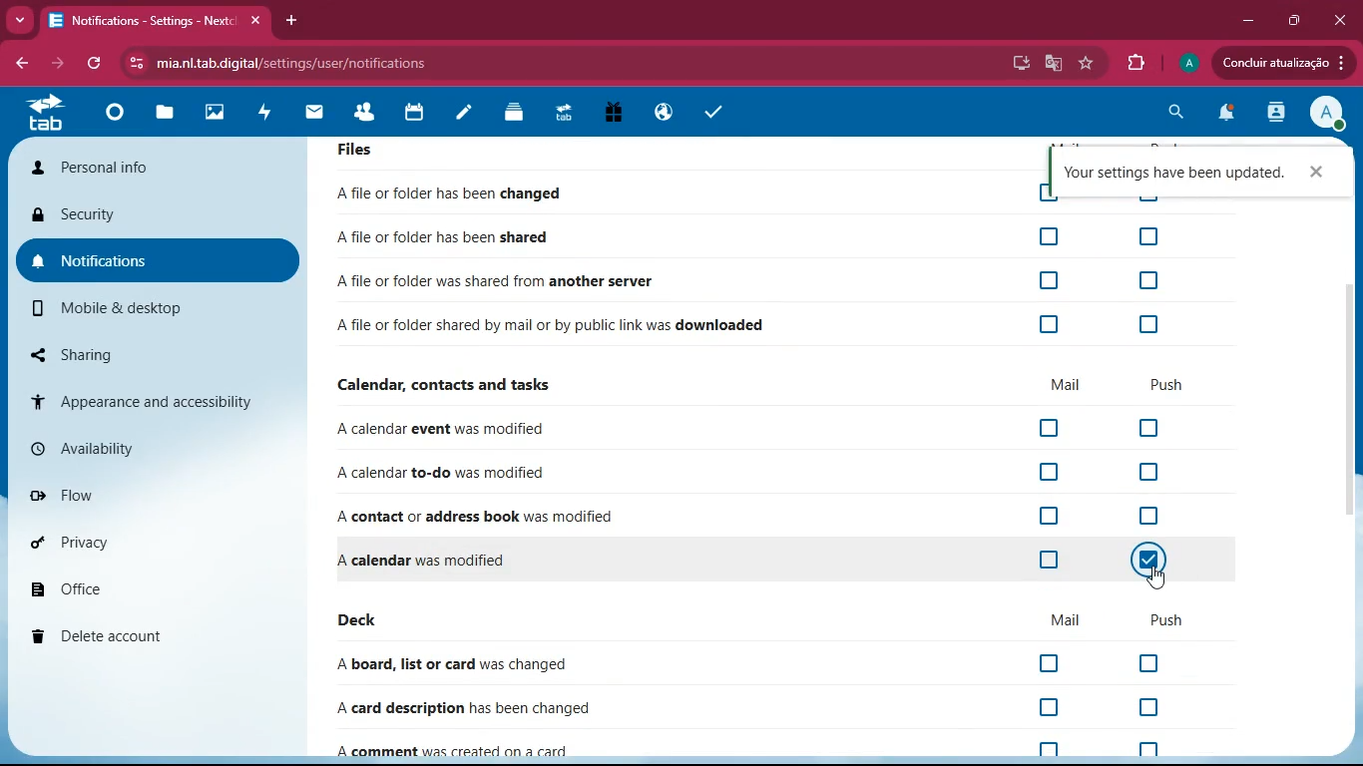  Describe the element at coordinates (1168, 174) in the screenshot. I see `confirmation` at that location.